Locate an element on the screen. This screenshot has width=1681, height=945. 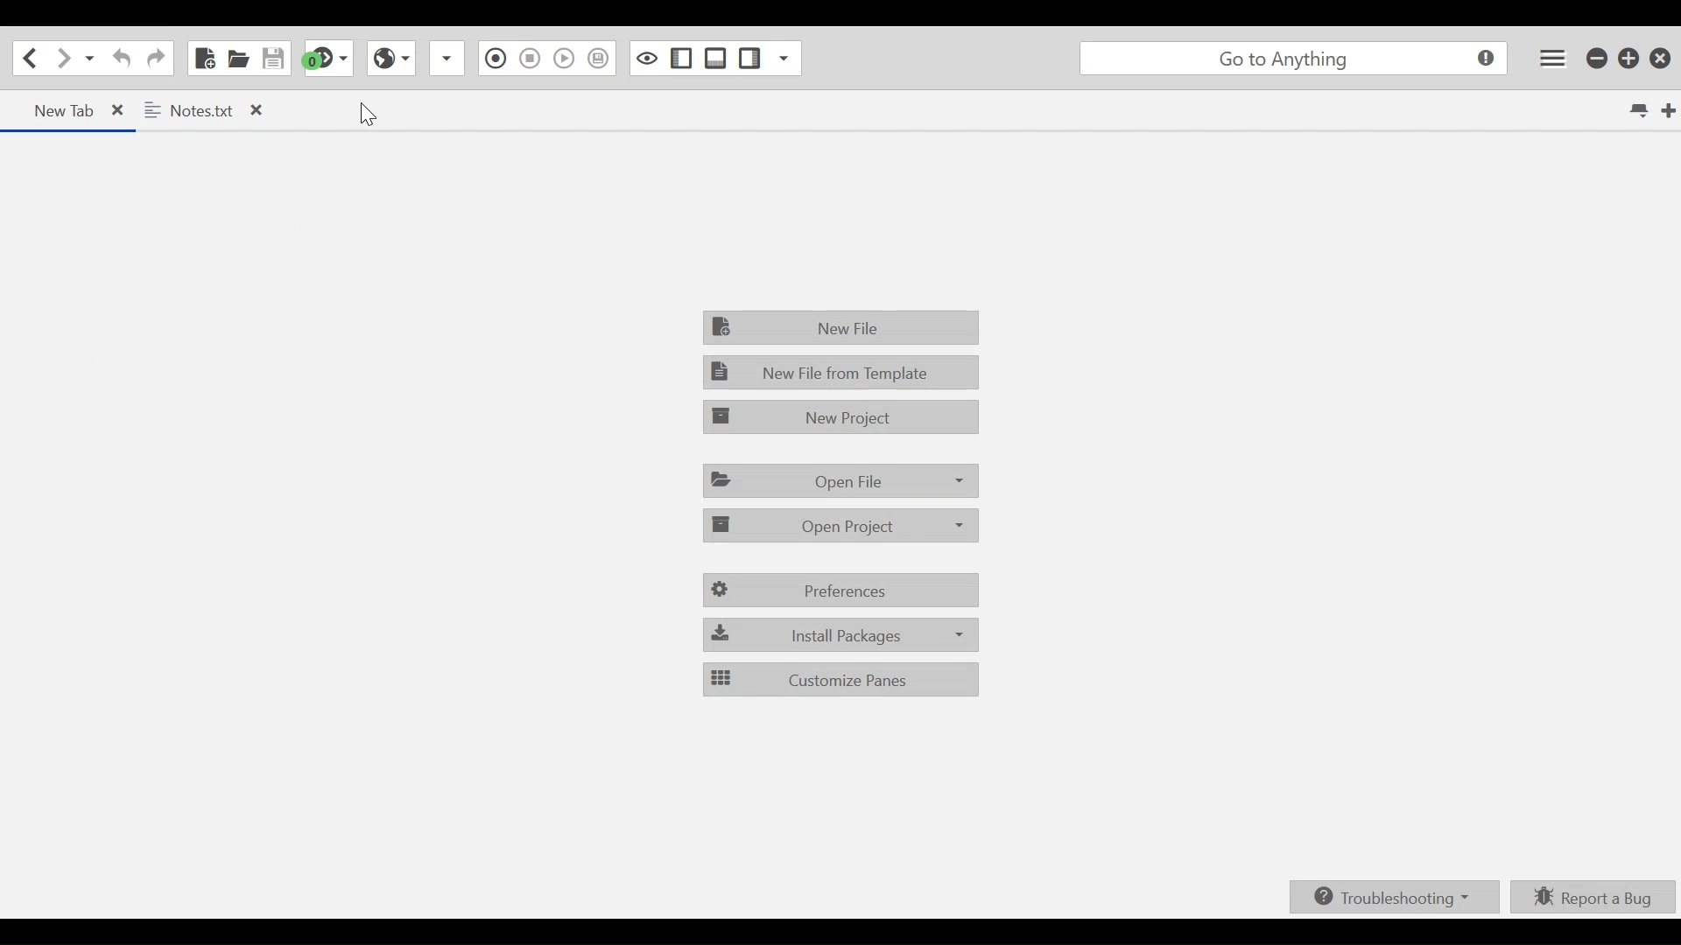
Report a bug is located at coordinates (1595, 899).